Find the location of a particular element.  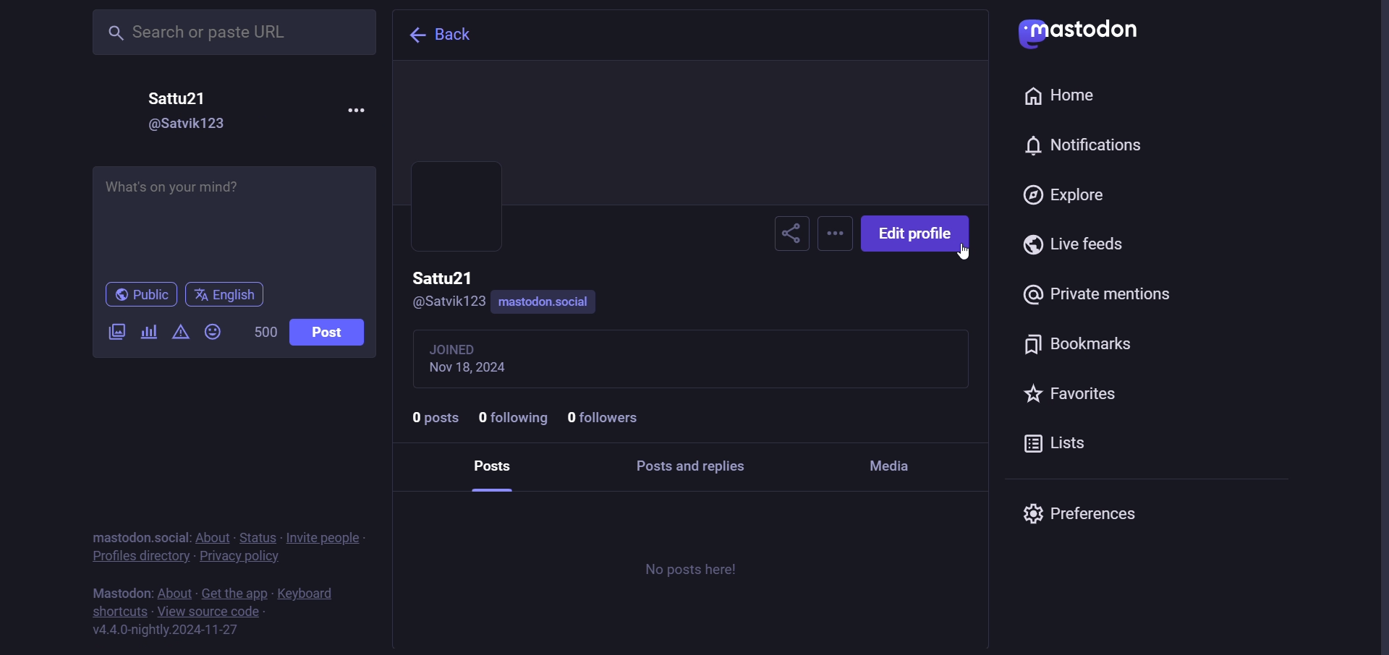

explore is located at coordinates (1068, 196).